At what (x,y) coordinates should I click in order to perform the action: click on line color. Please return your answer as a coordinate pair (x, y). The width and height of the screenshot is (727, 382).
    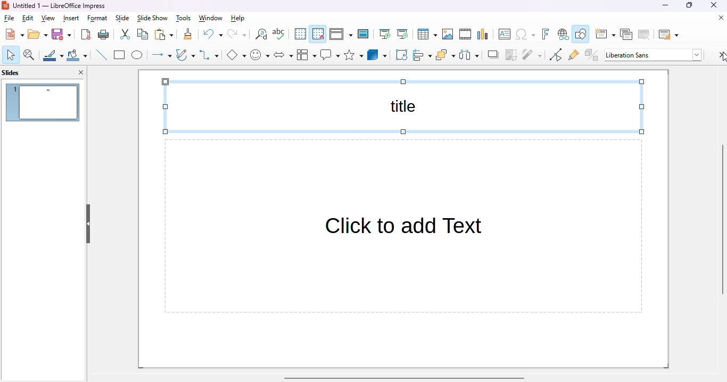
    Looking at the image, I should click on (53, 55).